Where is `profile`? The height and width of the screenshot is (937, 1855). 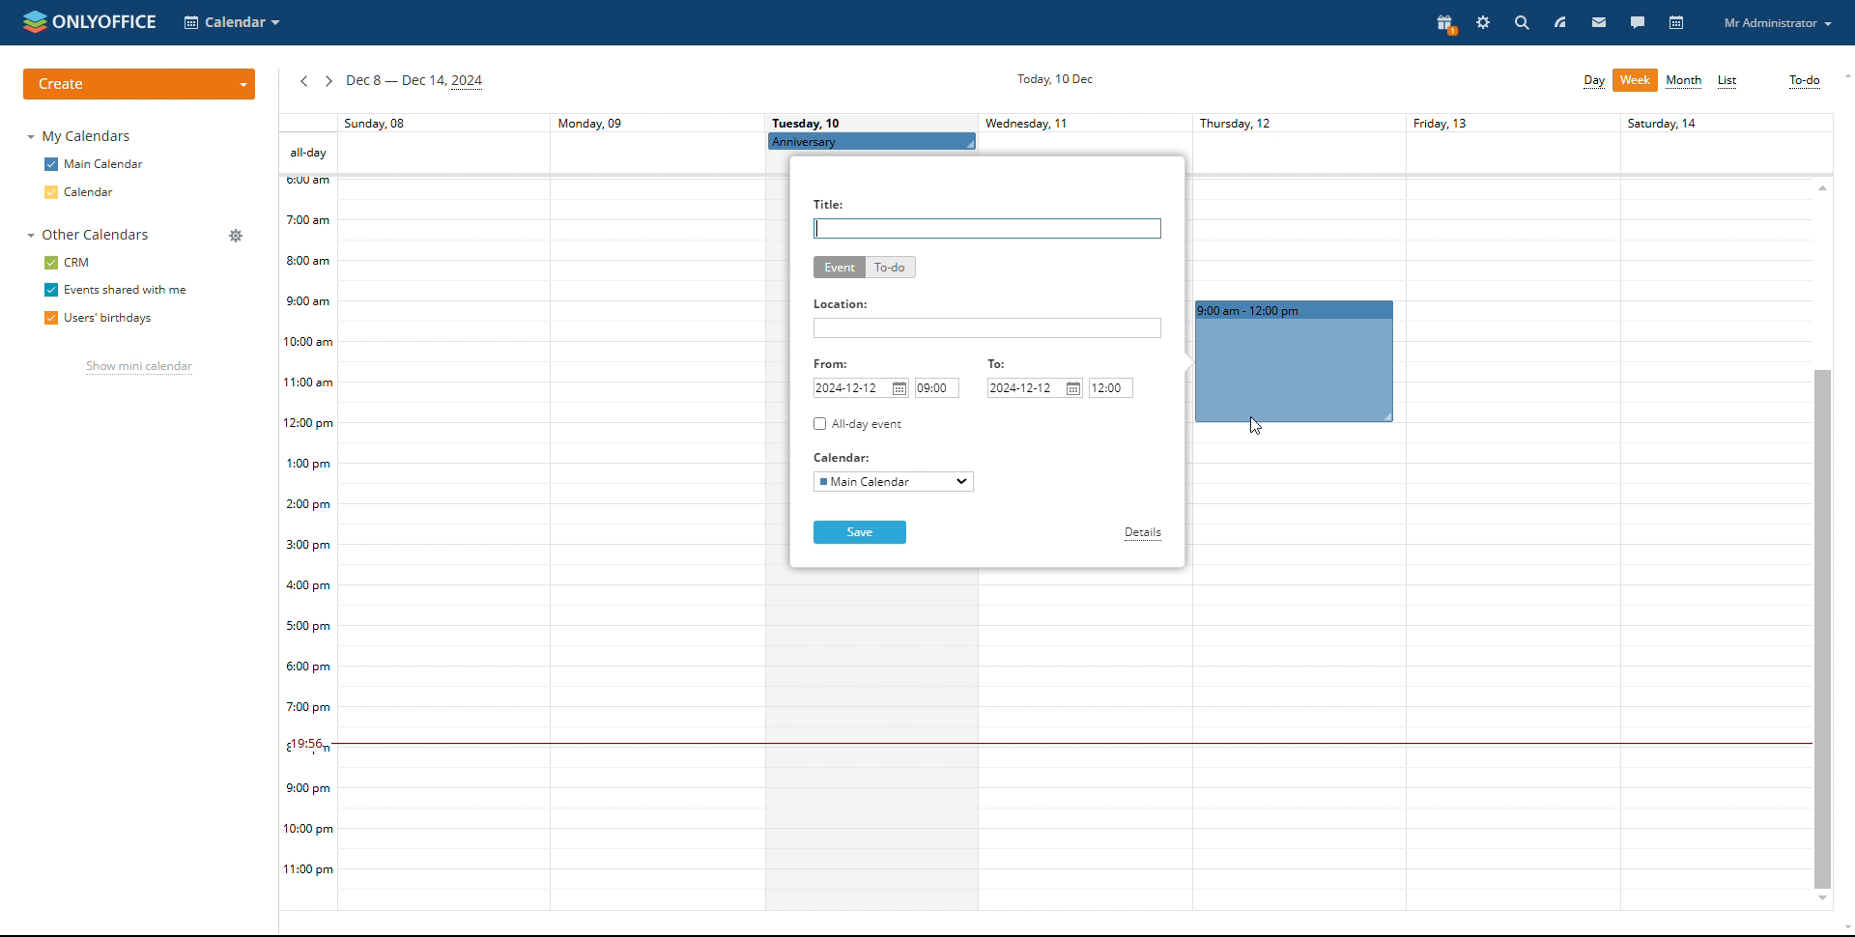 profile is located at coordinates (1777, 23).